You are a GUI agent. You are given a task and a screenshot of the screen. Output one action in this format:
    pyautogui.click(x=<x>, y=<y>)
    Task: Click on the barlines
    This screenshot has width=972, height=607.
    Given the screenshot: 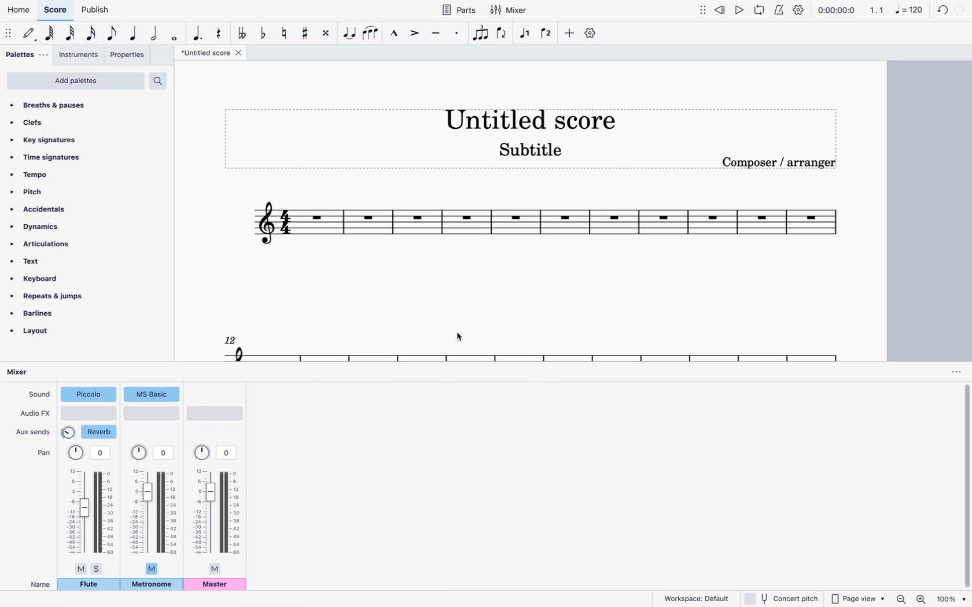 What is the action you would take?
    pyautogui.click(x=48, y=315)
    